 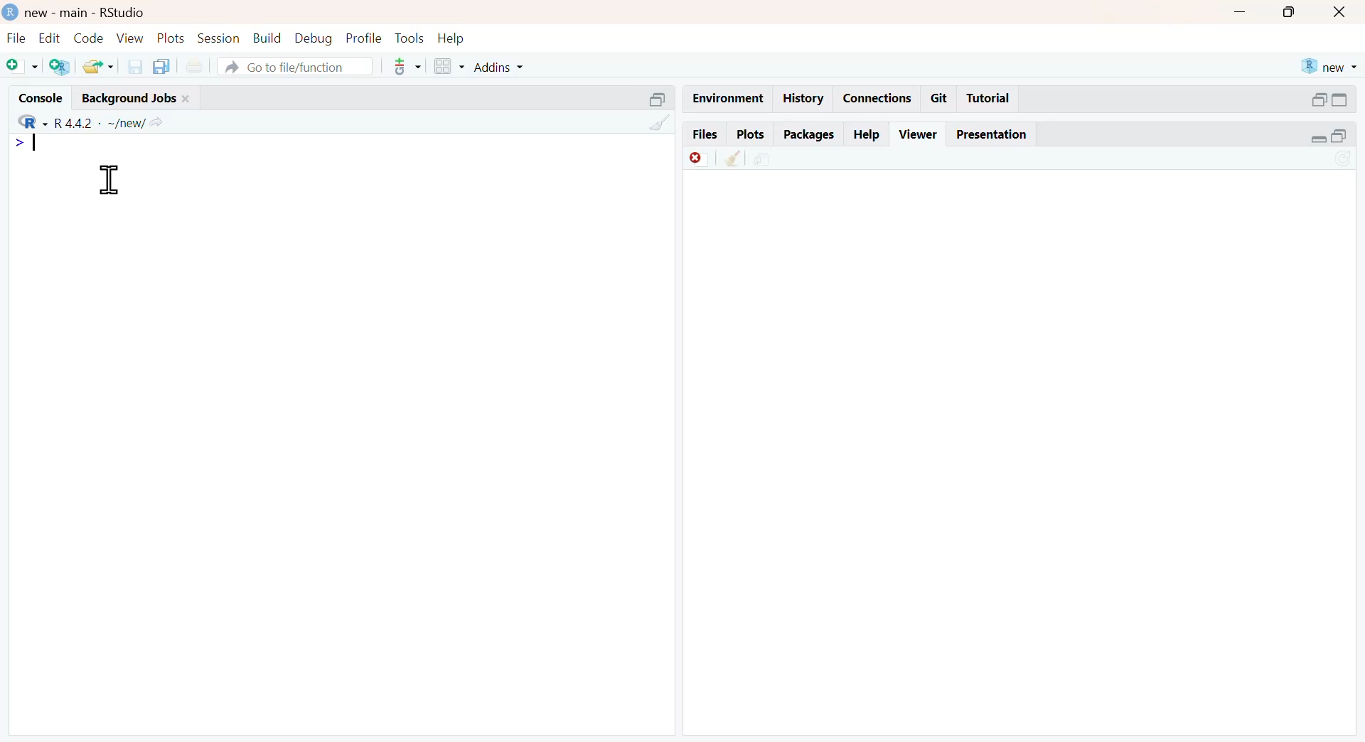 What do you see at coordinates (296, 66) in the screenshot?
I see `go to file/function` at bounding box center [296, 66].